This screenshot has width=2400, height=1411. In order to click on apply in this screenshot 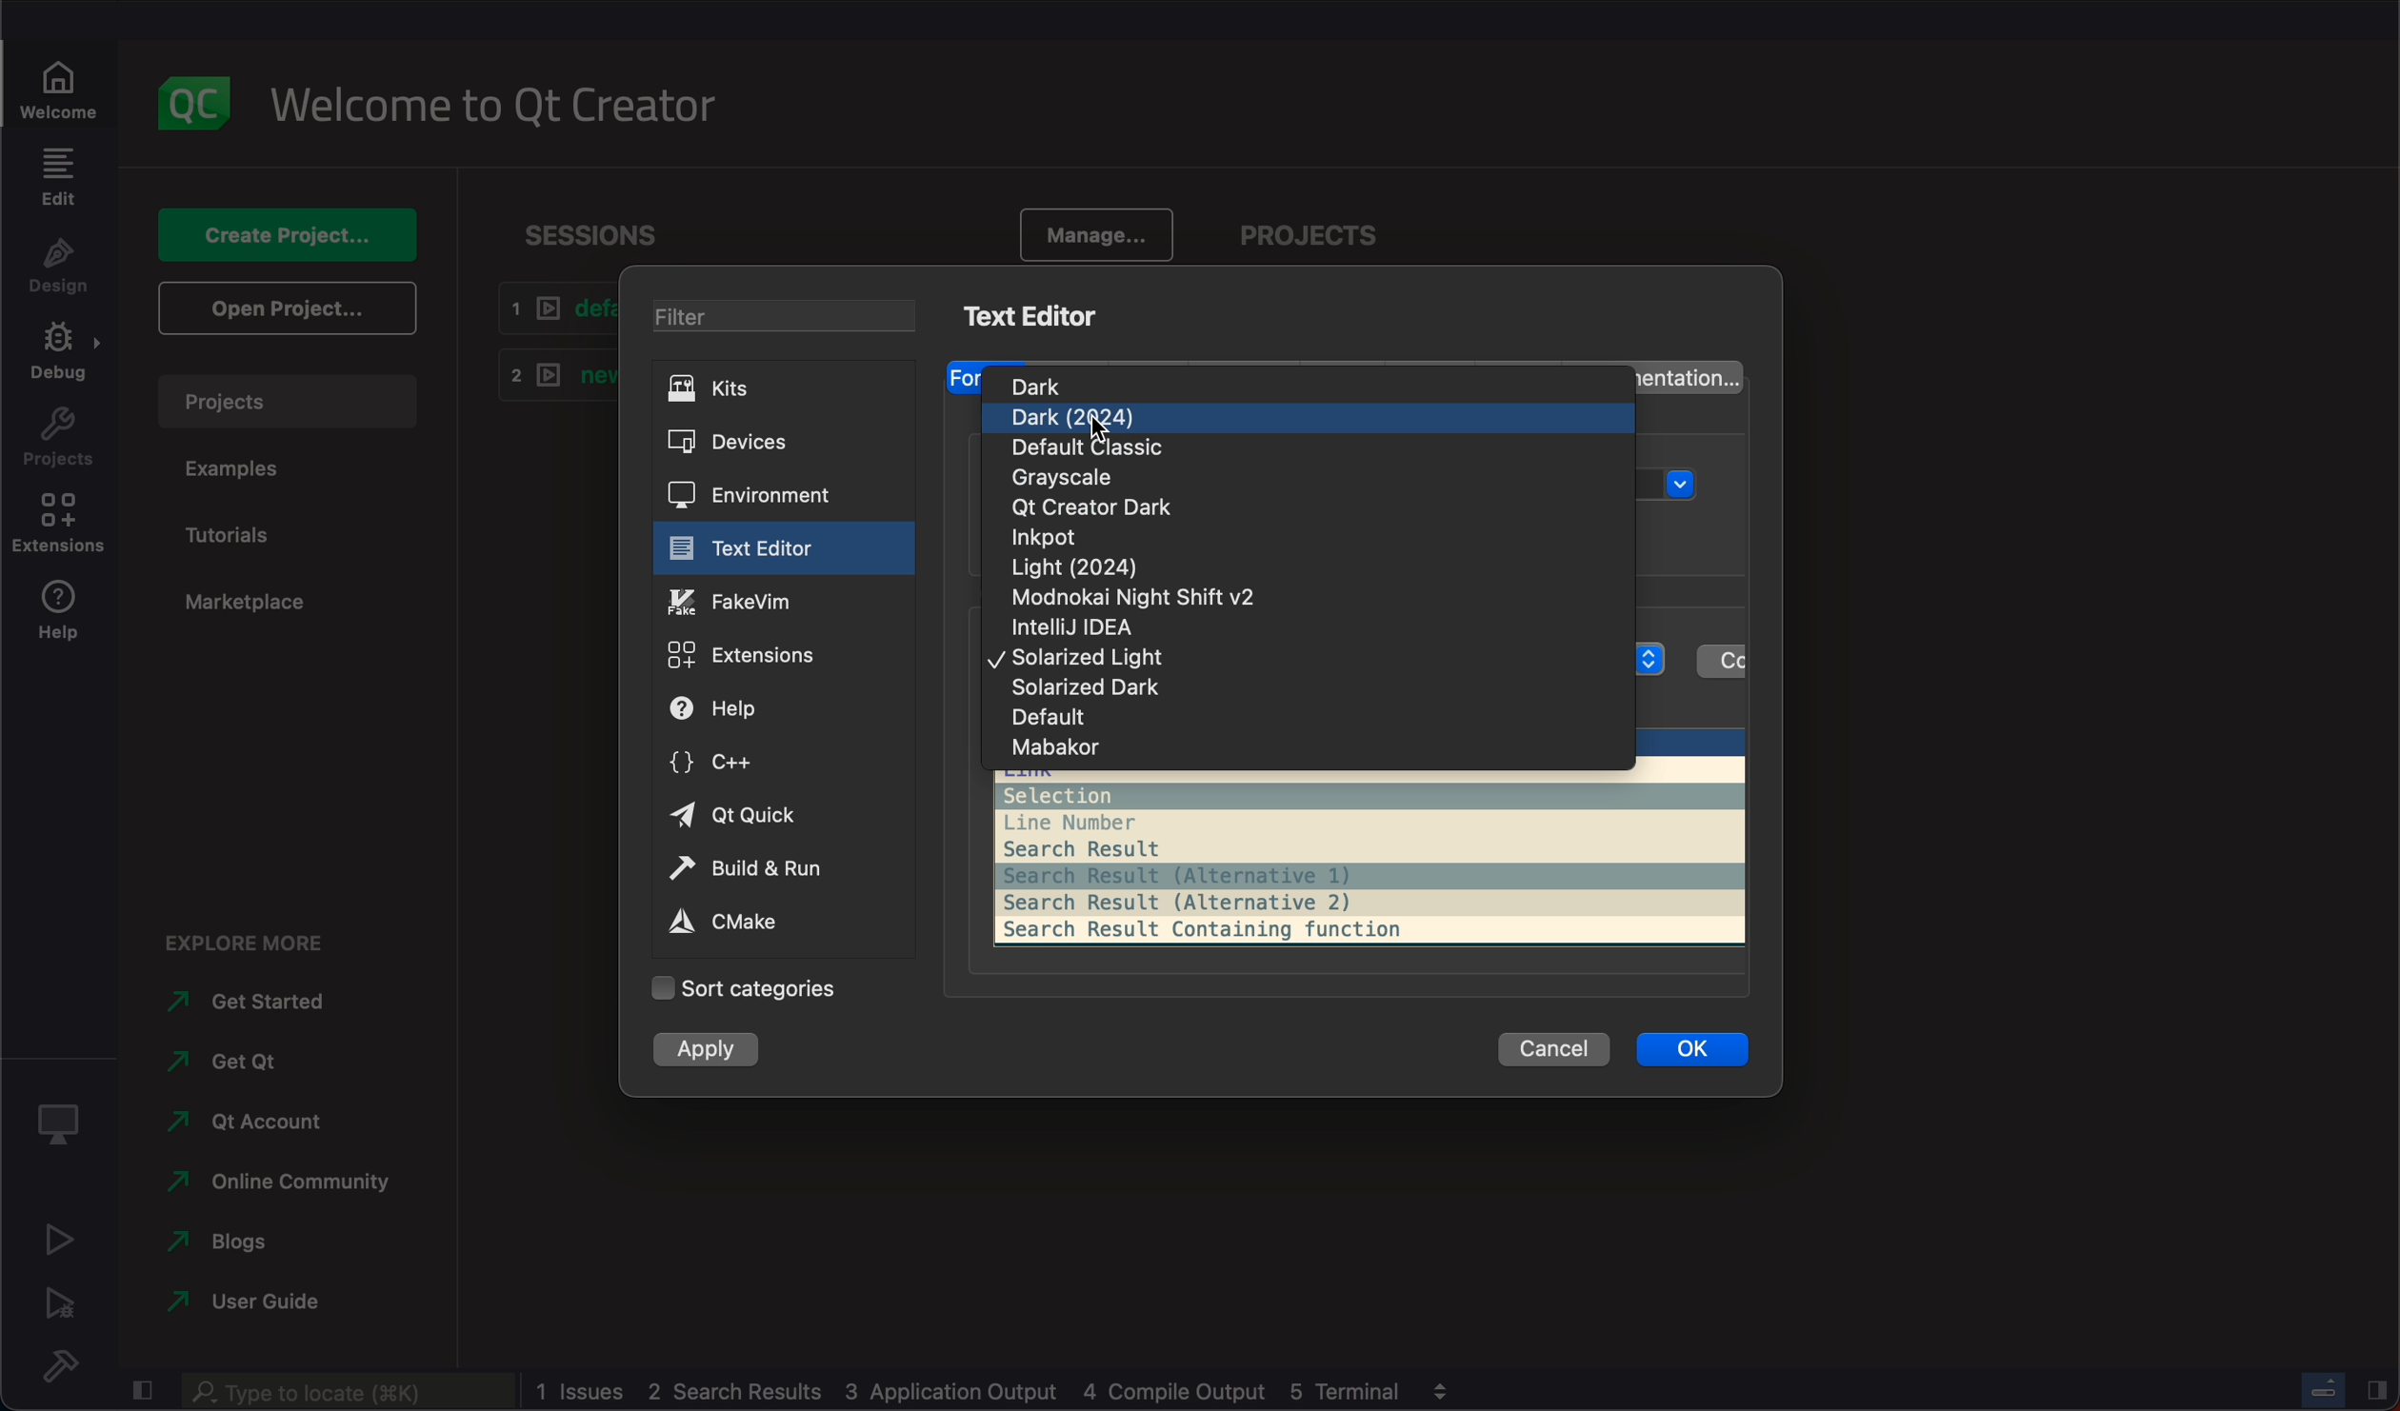, I will do `click(703, 1051)`.